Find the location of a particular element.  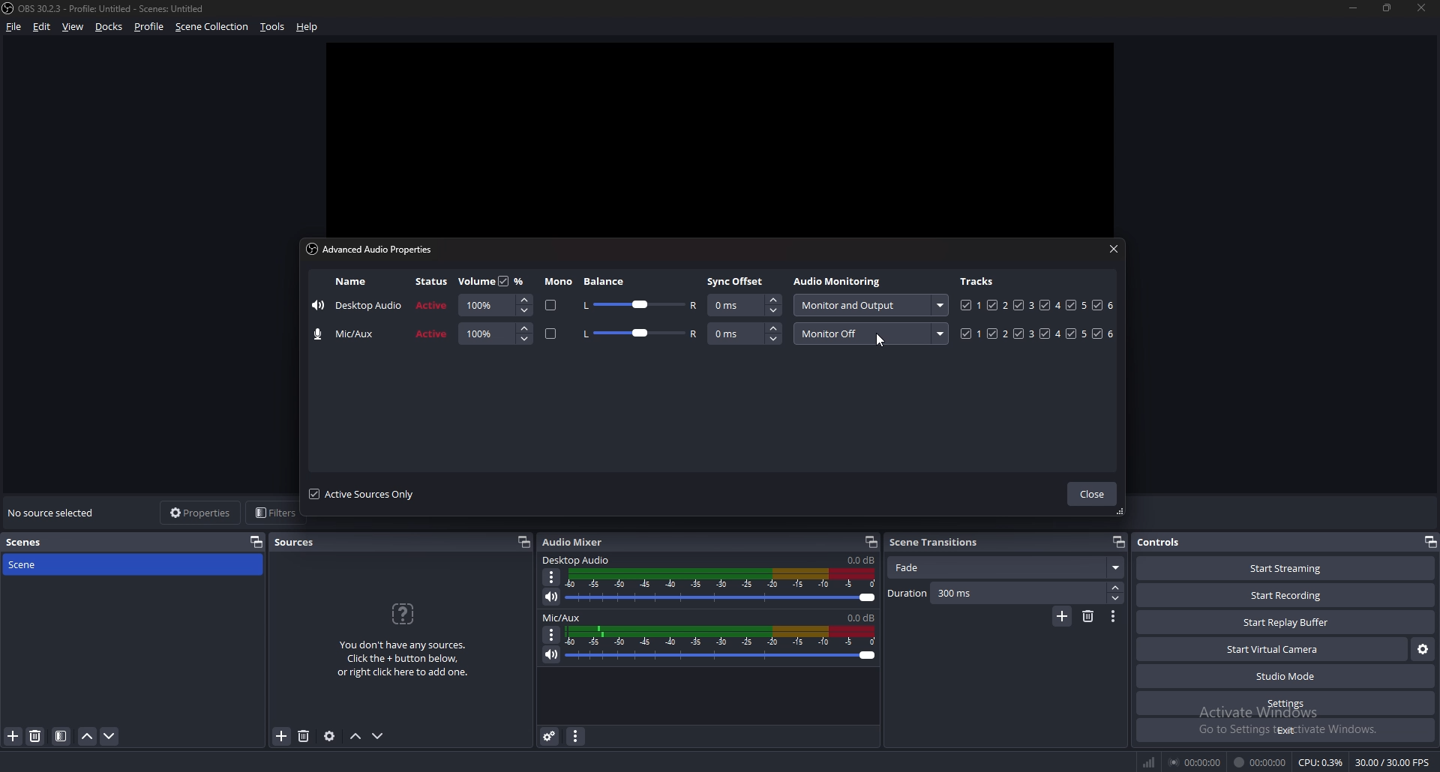

file is located at coordinates (14, 26).